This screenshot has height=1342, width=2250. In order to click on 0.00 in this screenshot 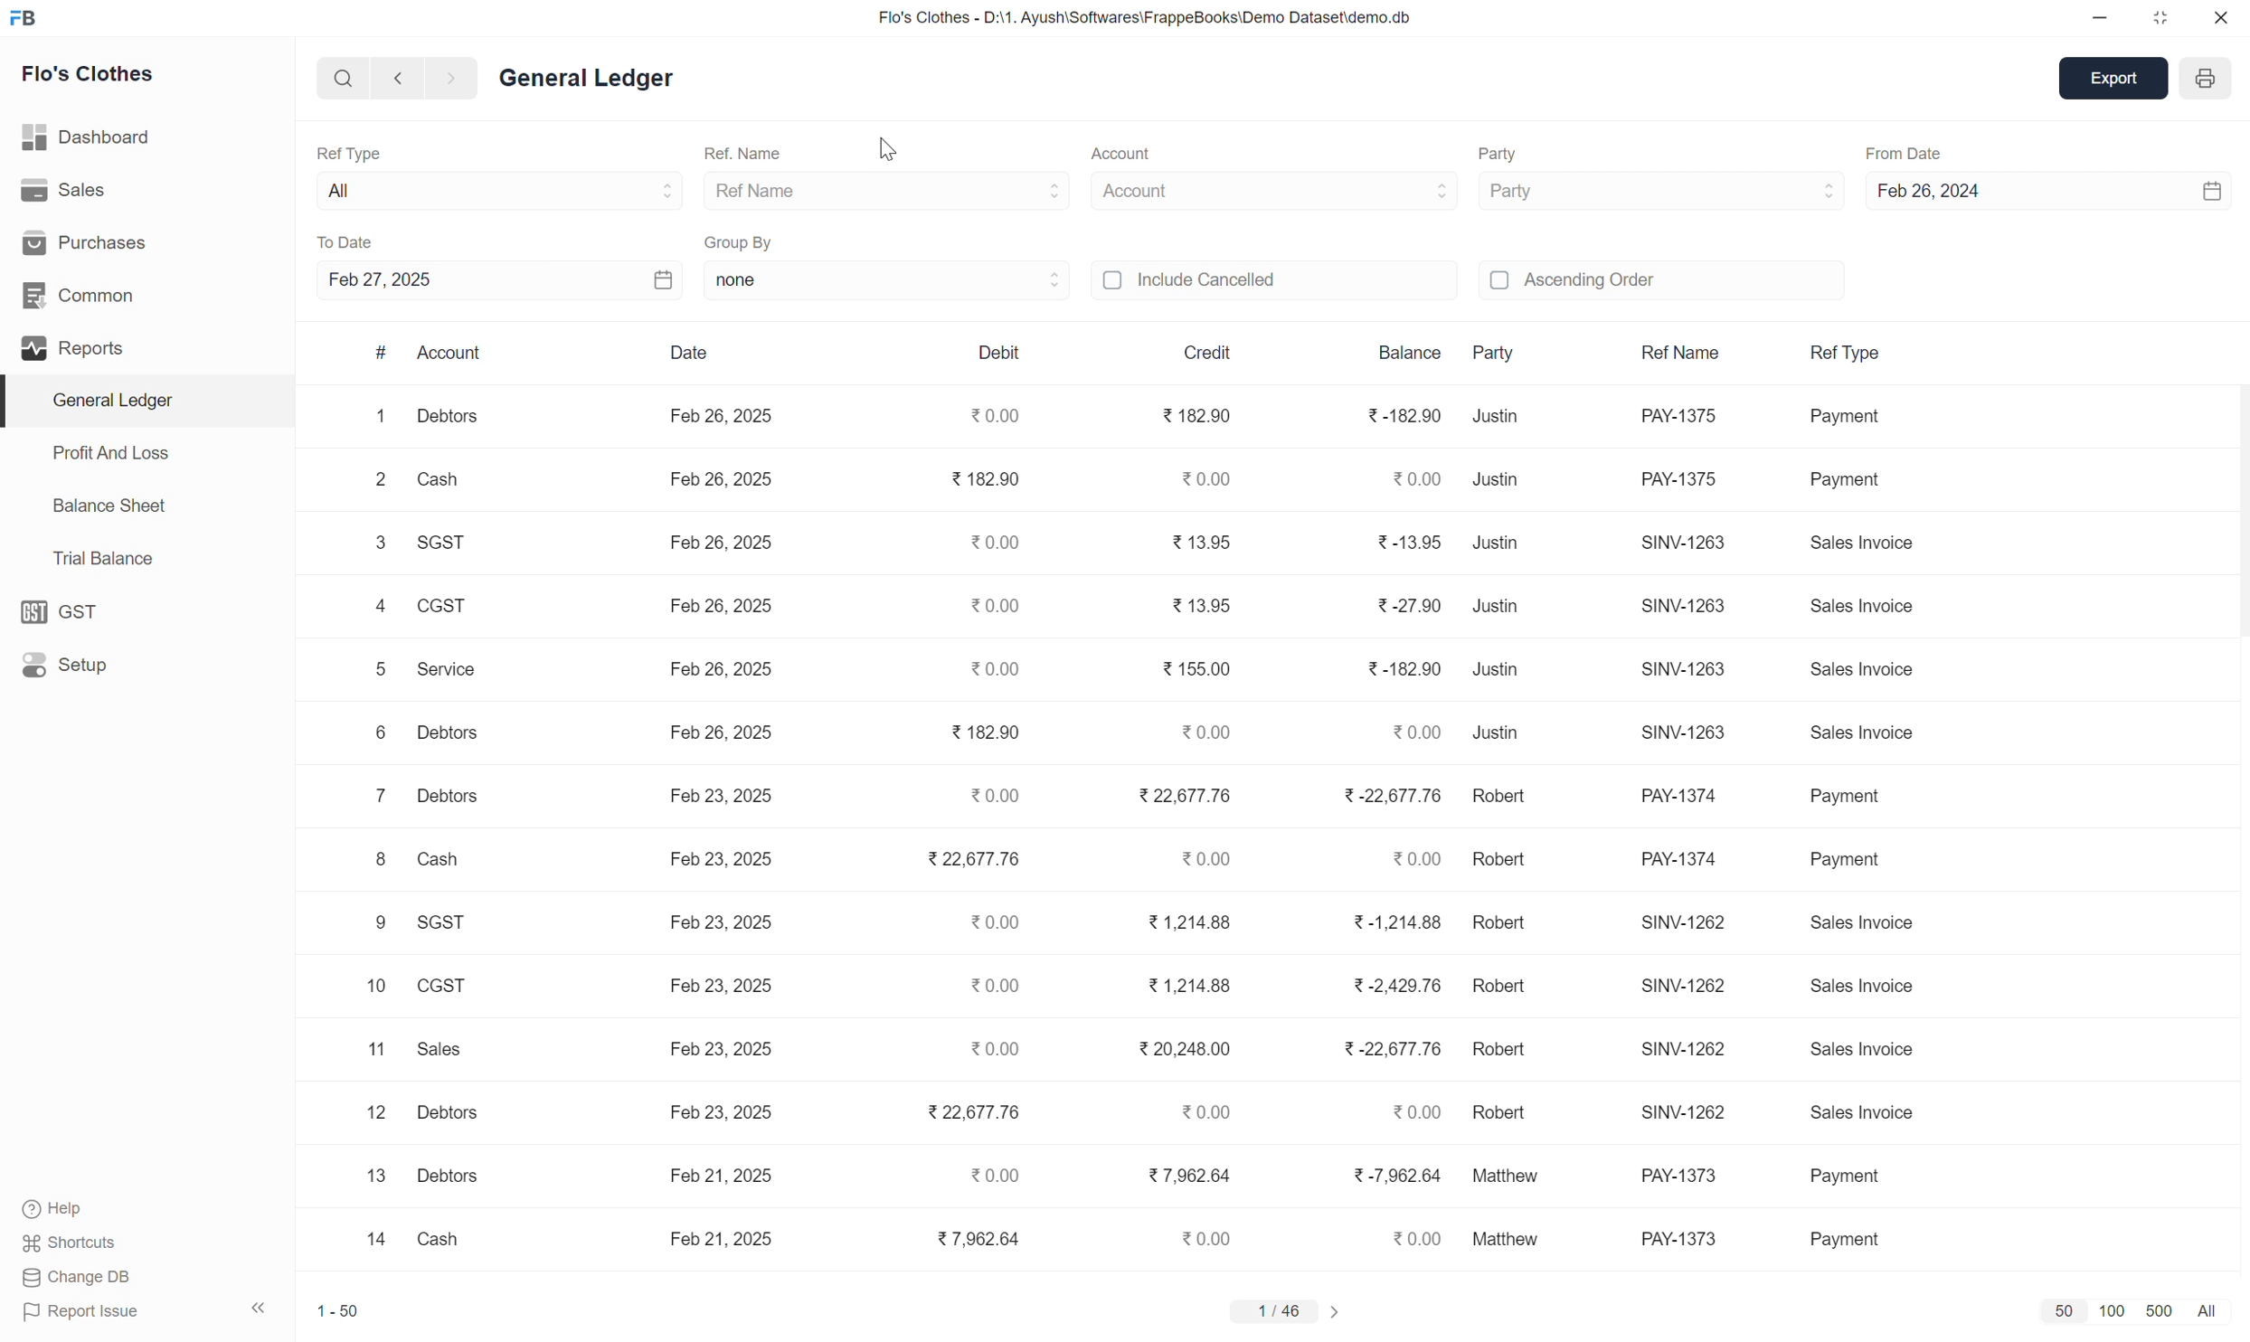, I will do `click(1206, 733)`.